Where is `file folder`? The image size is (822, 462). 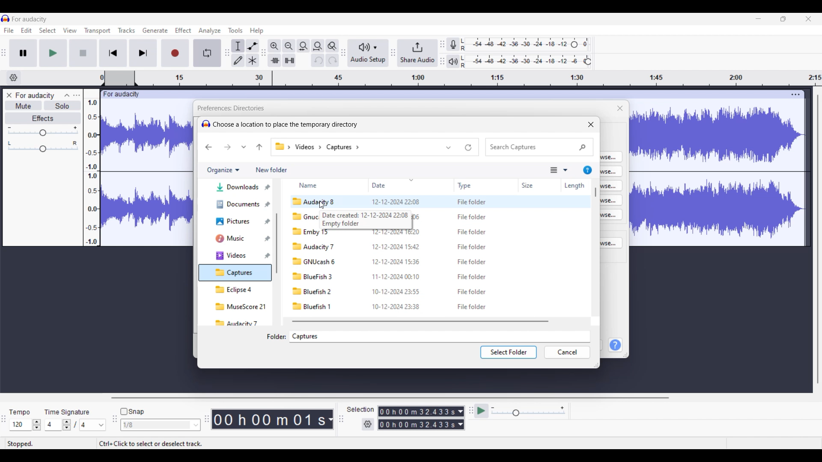
file folder is located at coordinates (472, 232).